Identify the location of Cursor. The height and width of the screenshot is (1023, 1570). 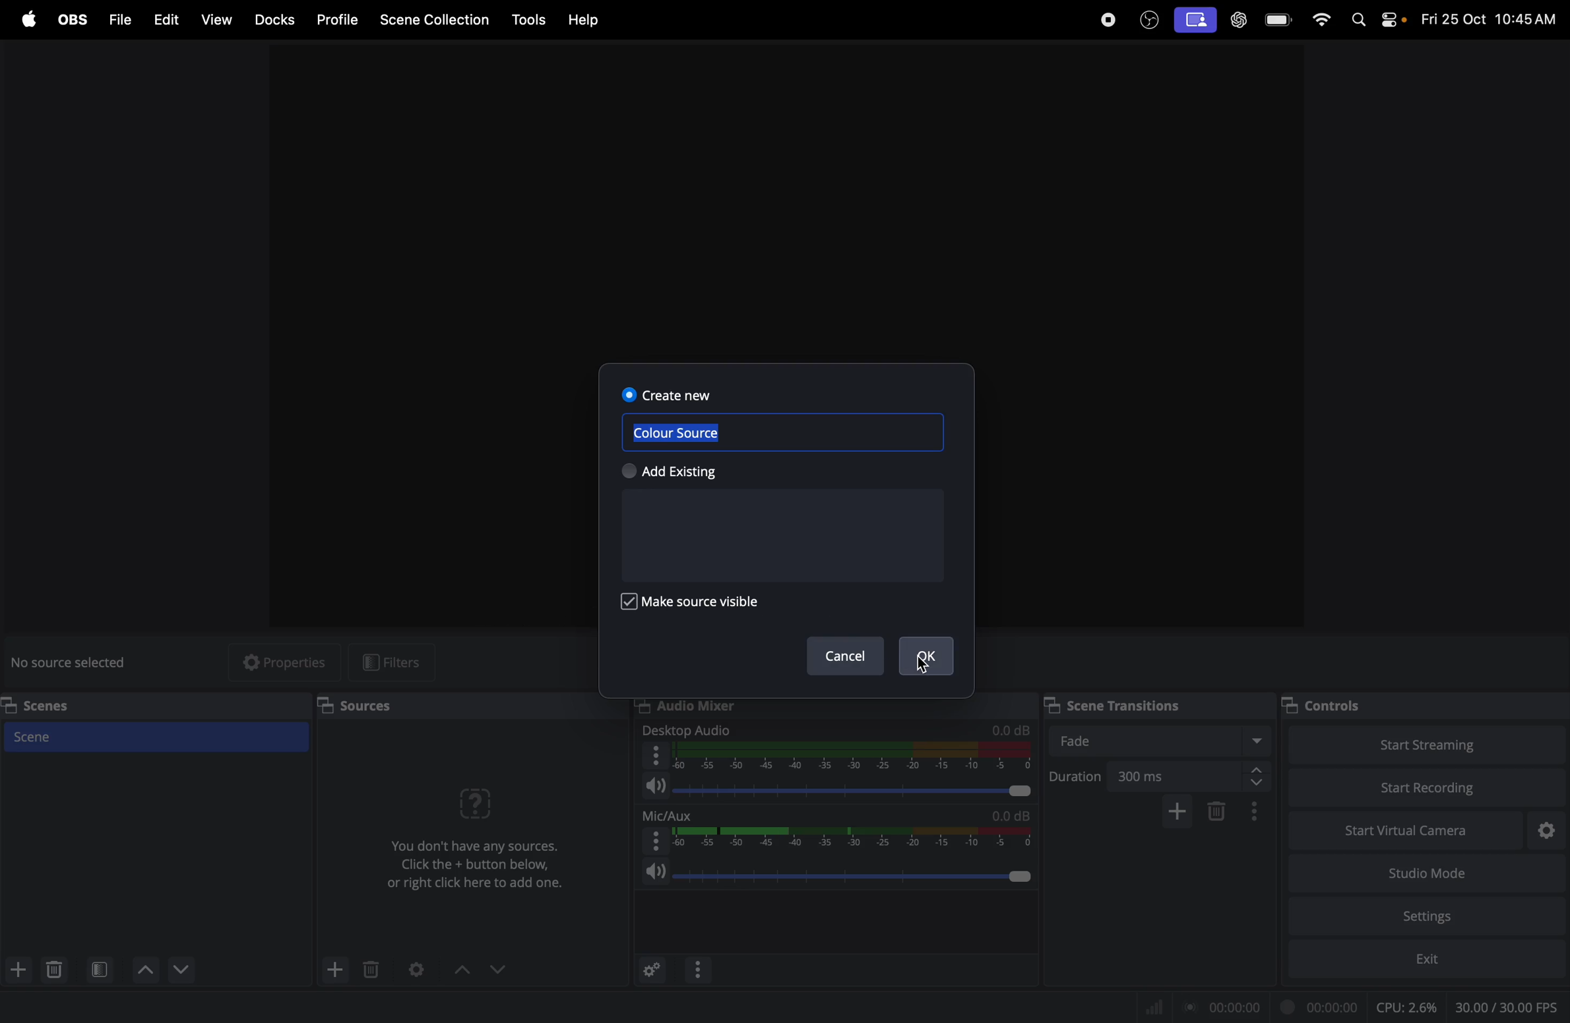
(923, 666).